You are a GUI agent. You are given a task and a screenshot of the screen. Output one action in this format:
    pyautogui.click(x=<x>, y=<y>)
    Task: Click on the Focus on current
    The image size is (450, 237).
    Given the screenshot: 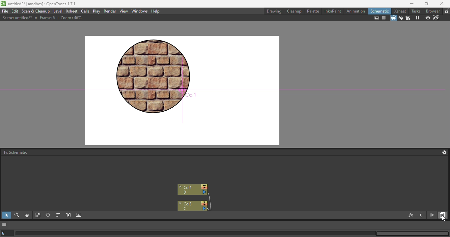 What is the action you would take?
    pyautogui.click(x=48, y=216)
    